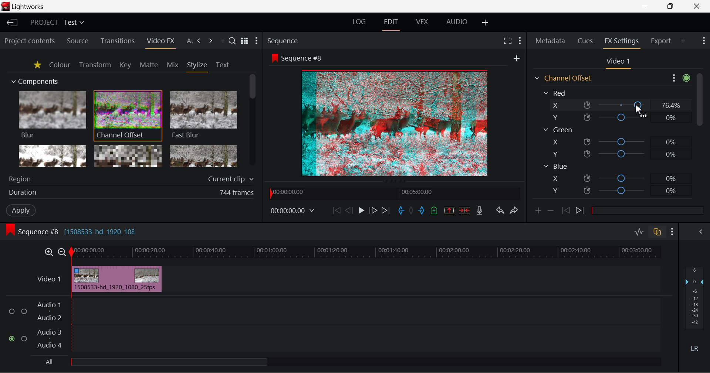 Image resolution: width=710 pixels, height=373 pixels. Describe the element at coordinates (78, 41) in the screenshot. I see `Source` at that location.